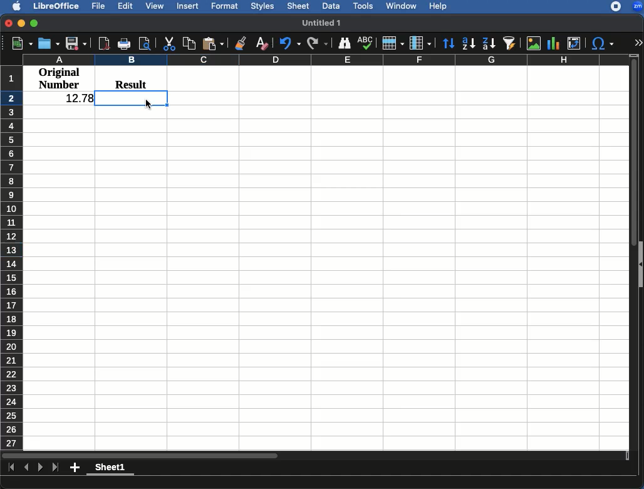  What do you see at coordinates (330, 5) in the screenshot?
I see `Data` at bounding box center [330, 5].